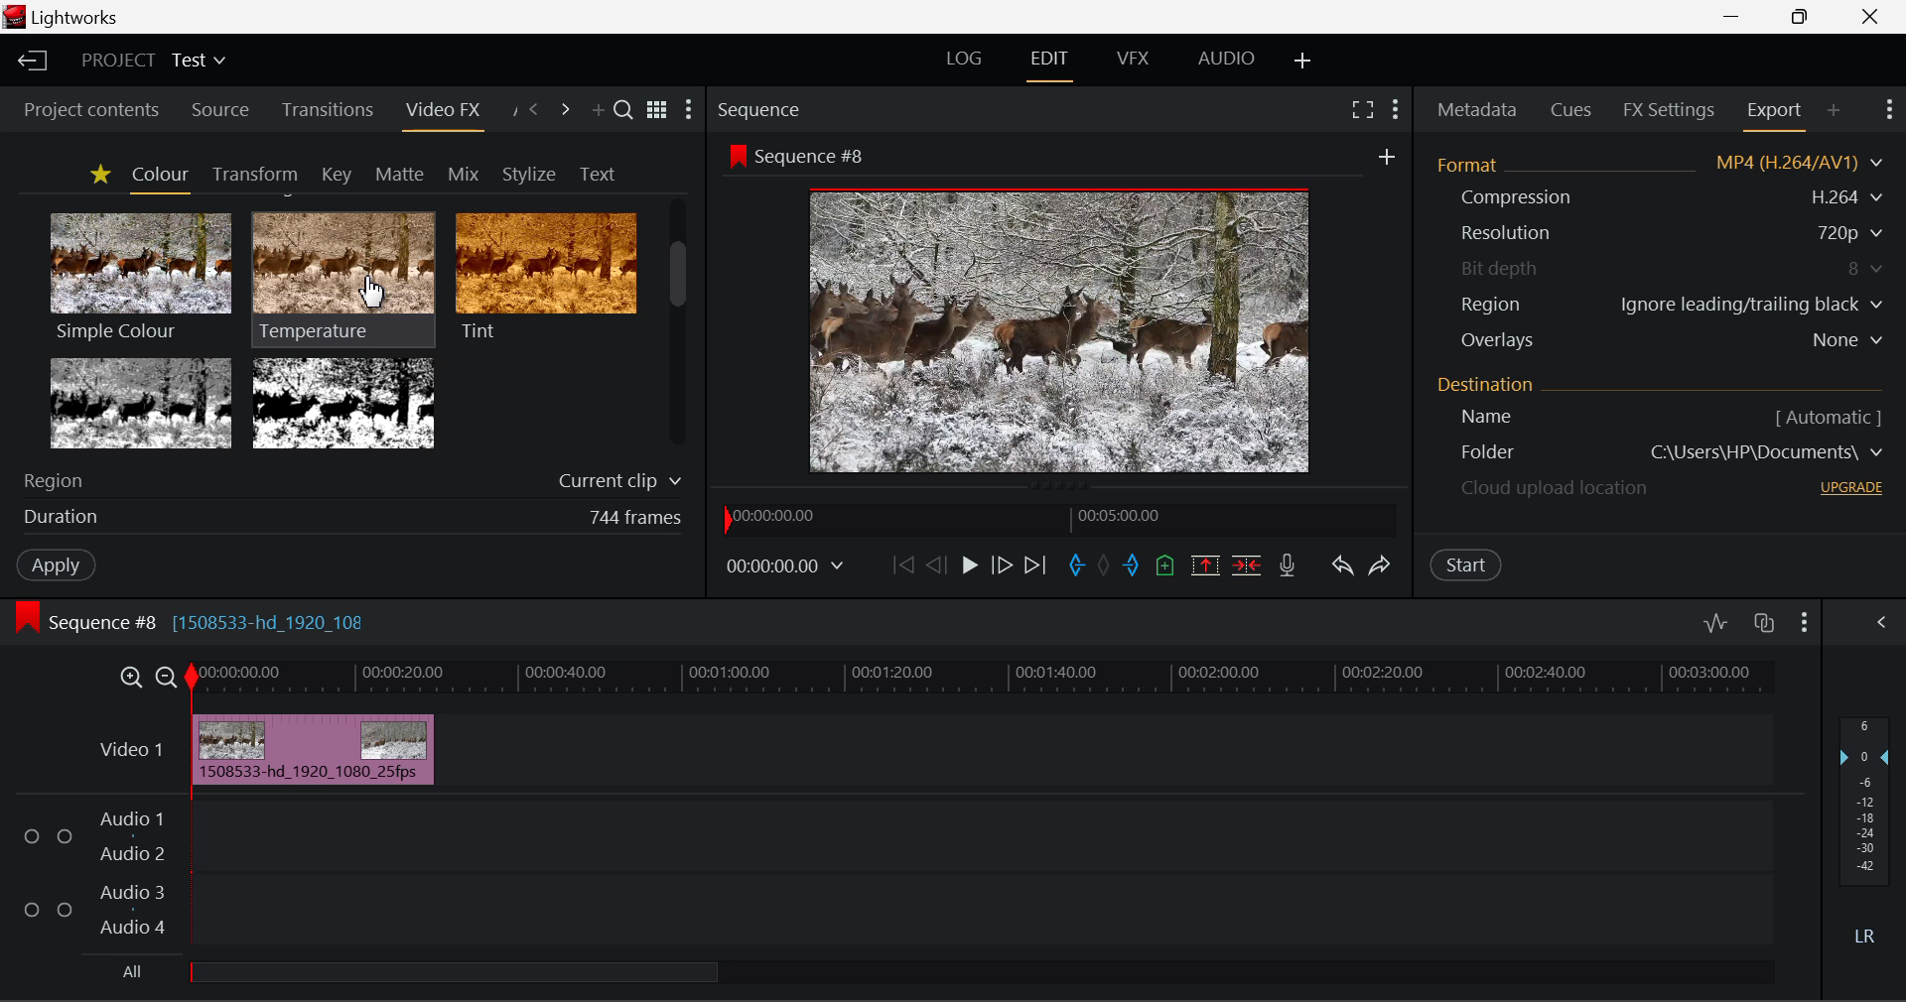 Image resolution: width=1906 pixels, height=1002 pixels. Describe the element at coordinates (659, 111) in the screenshot. I see `Toggle between title and list view` at that location.